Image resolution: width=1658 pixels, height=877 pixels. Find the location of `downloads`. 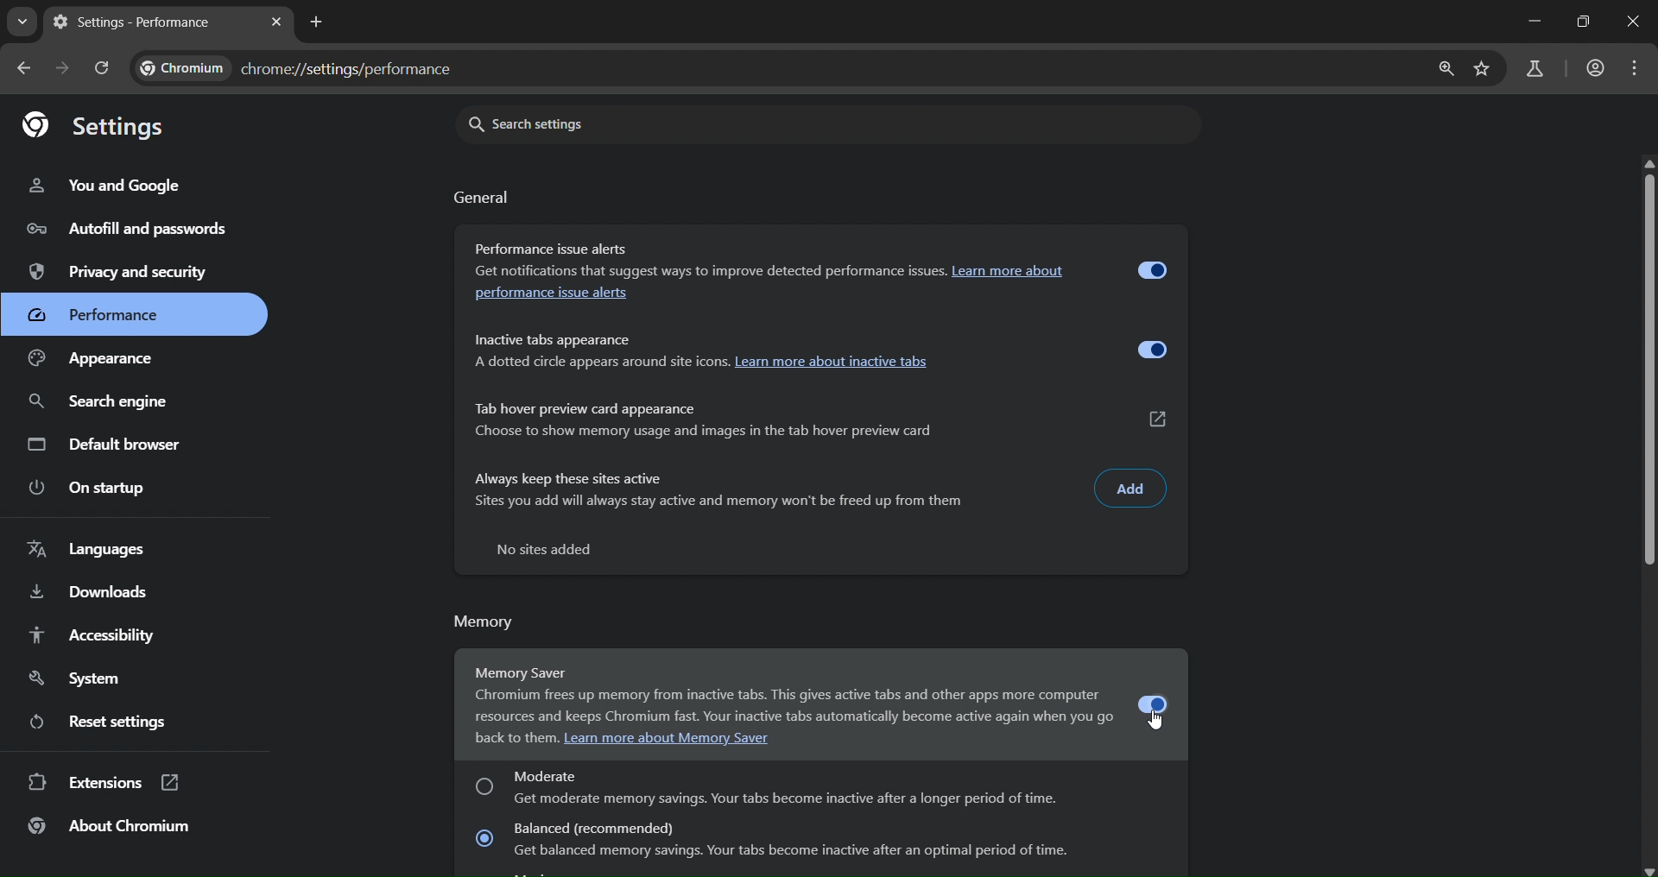

downloads is located at coordinates (89, 593).